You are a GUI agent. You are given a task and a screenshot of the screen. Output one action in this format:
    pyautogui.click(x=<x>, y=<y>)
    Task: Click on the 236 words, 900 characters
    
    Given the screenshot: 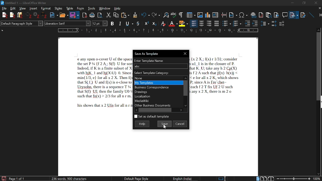 What is the action you would take?
    pyautogui.click(x=69, y=178)
    